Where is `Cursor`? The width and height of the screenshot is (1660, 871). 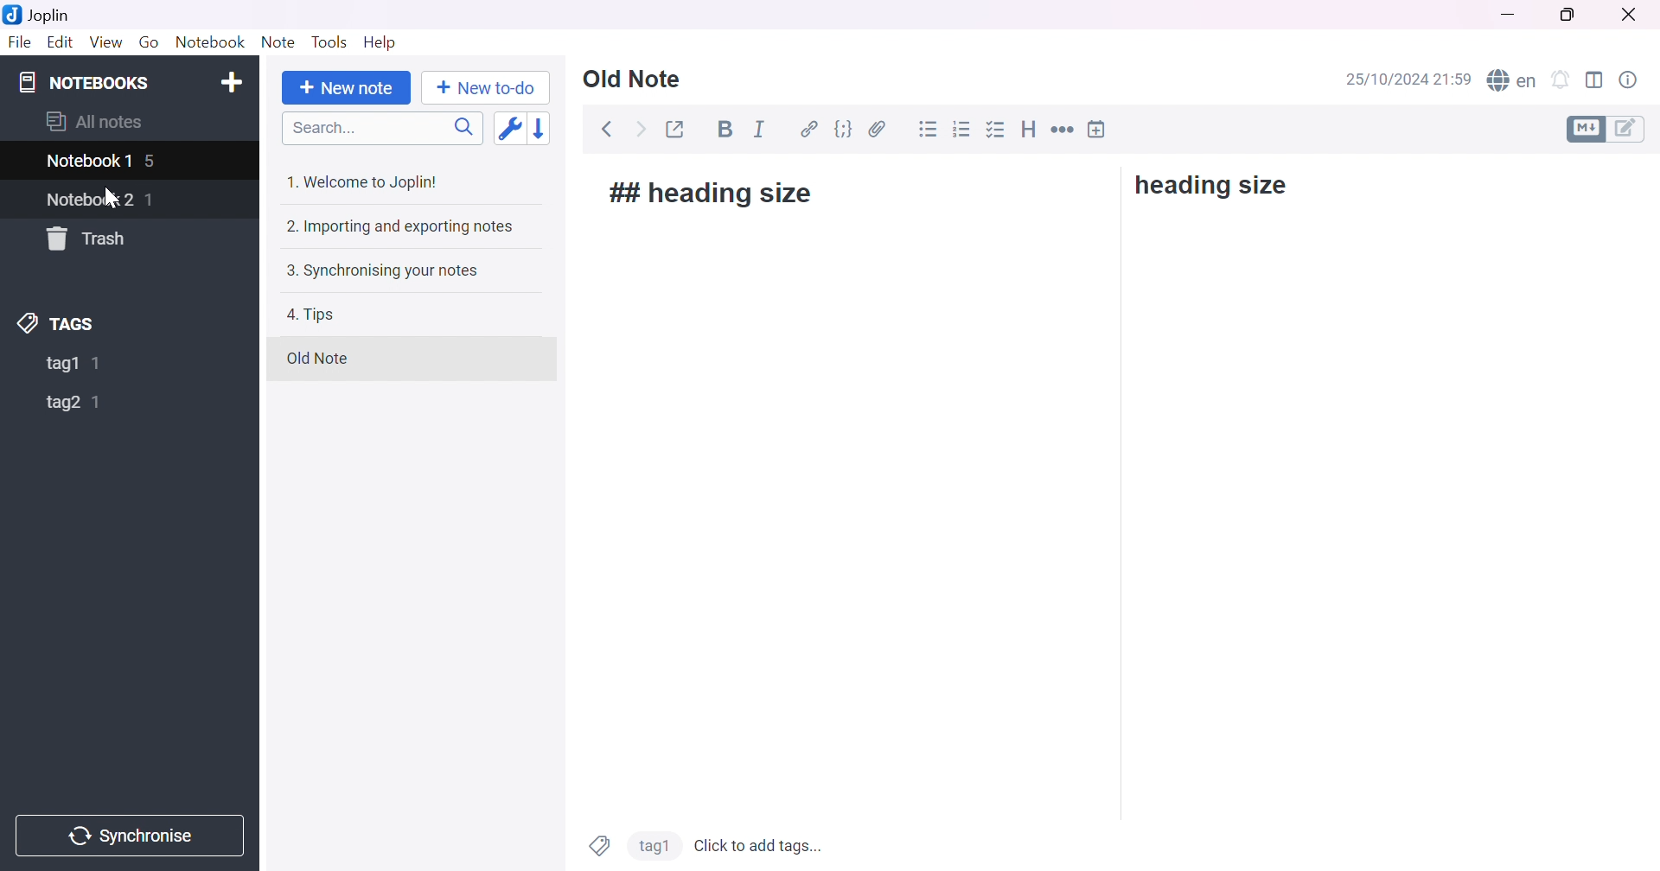 Cursor is located at coordinates (107, 196).